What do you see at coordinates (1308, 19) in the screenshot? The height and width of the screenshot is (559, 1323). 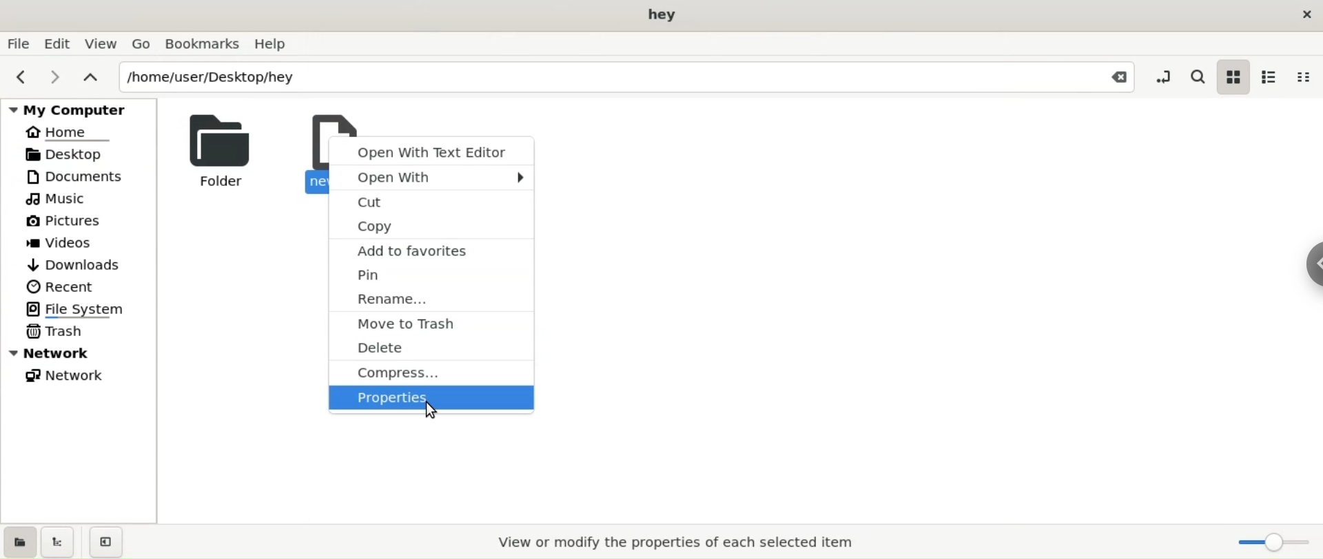 I see `close` at bounding box center [1308, 19].